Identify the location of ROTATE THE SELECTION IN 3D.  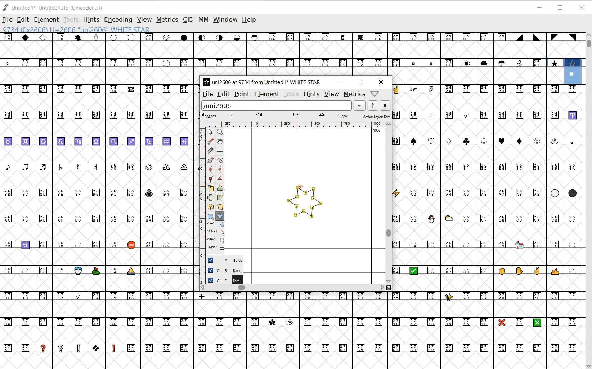
(212, 207).